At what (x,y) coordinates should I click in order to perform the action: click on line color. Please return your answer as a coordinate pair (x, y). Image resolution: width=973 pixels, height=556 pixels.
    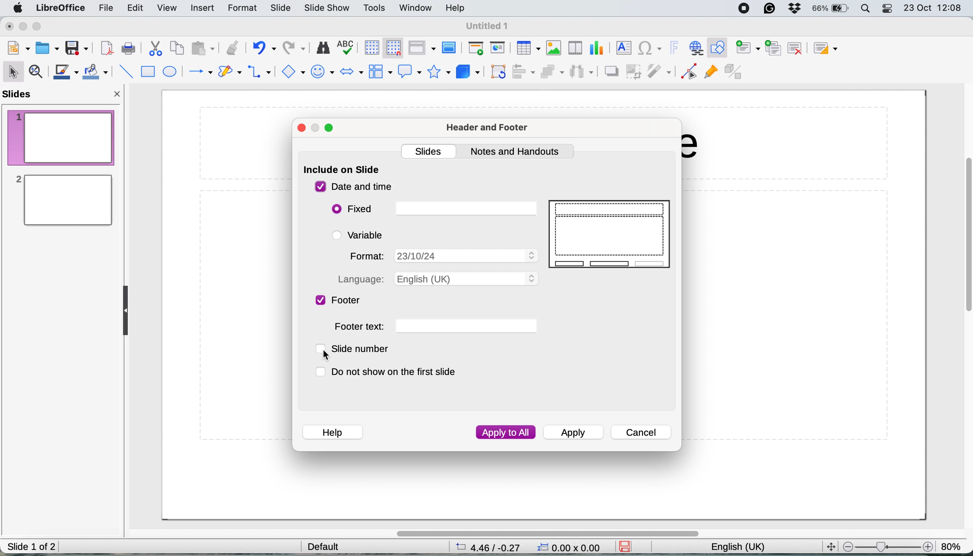
    Looking at the image, I should click on (66, 72).